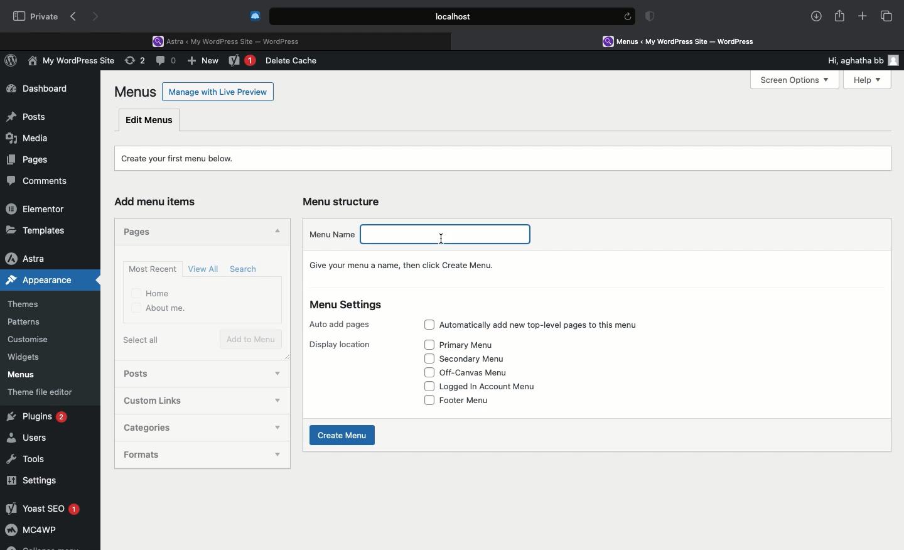 The width and height of the screenshot is (904, 550). I want to click on New, so click(242, 62).